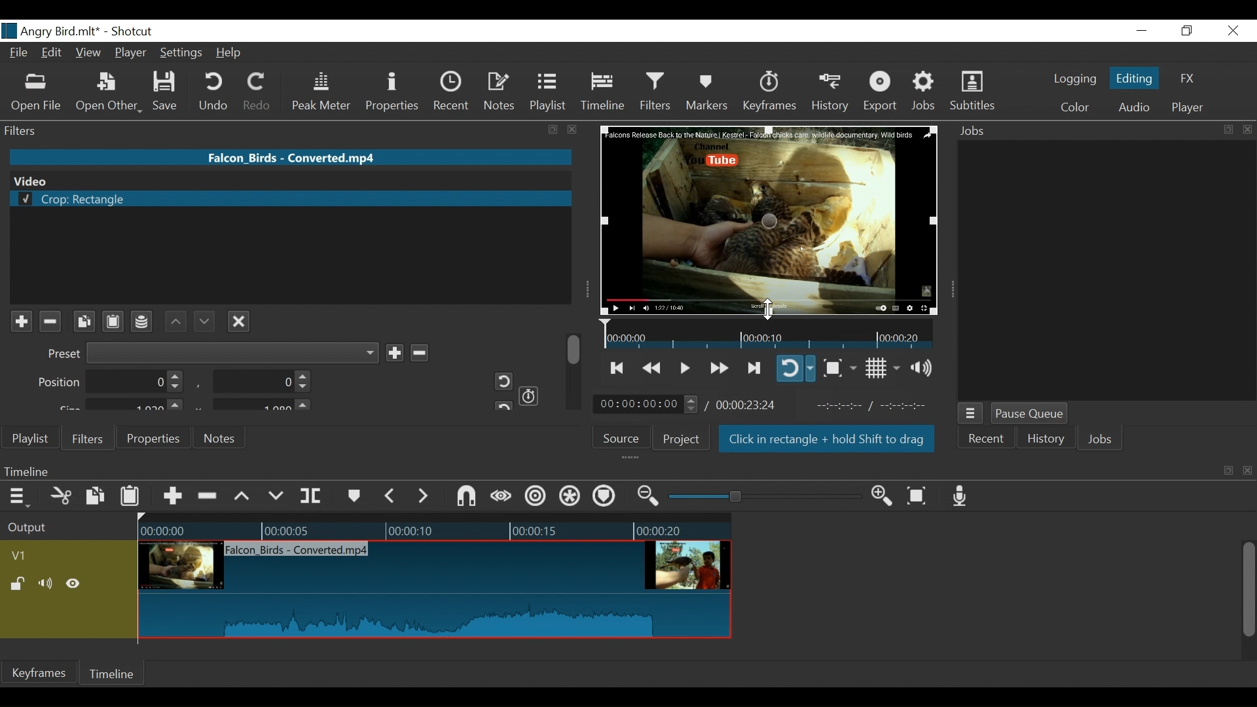 This screenshot has width=1257, height=707. I want to click on close, so click(573, 130).